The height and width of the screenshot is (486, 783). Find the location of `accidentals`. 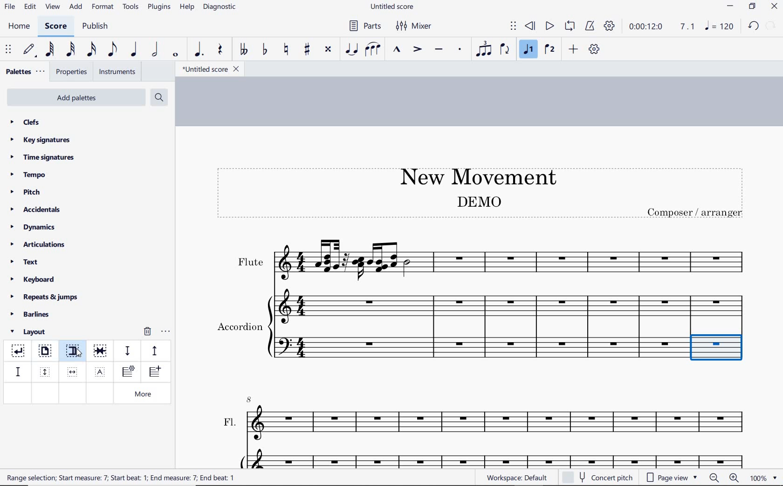

accidentals is located at coordinates (37, 209).